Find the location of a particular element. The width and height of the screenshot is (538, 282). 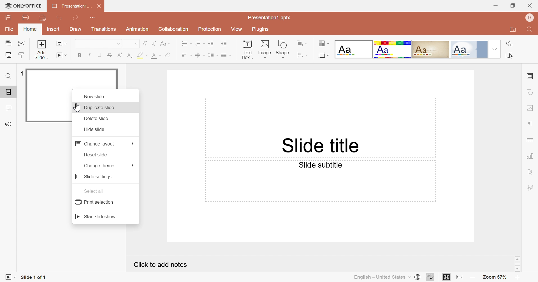

Duplicate slide is located at coordinates (101, 108).